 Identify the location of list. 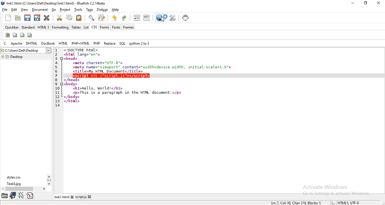
(86, 27).